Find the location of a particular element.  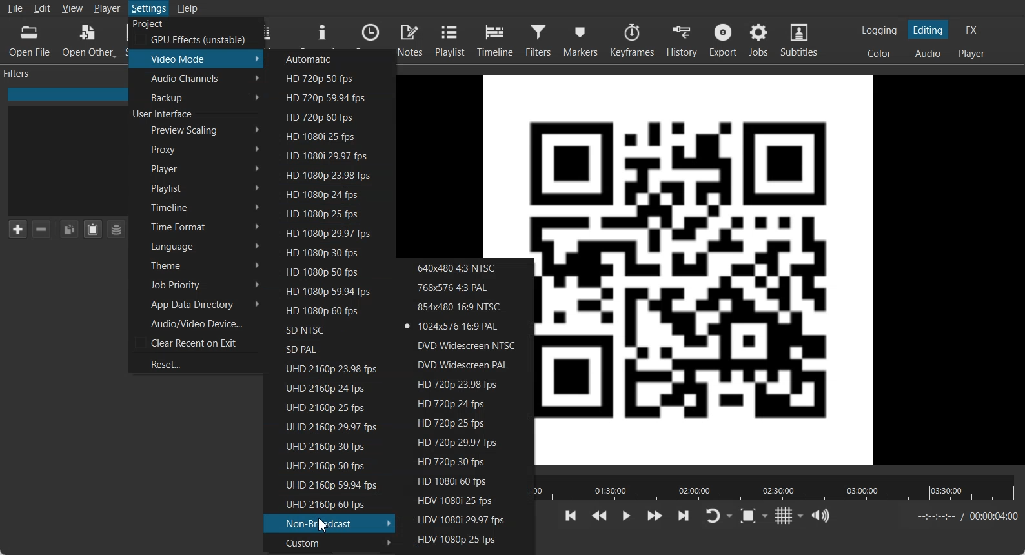

View is located at coordinates (72, 8).